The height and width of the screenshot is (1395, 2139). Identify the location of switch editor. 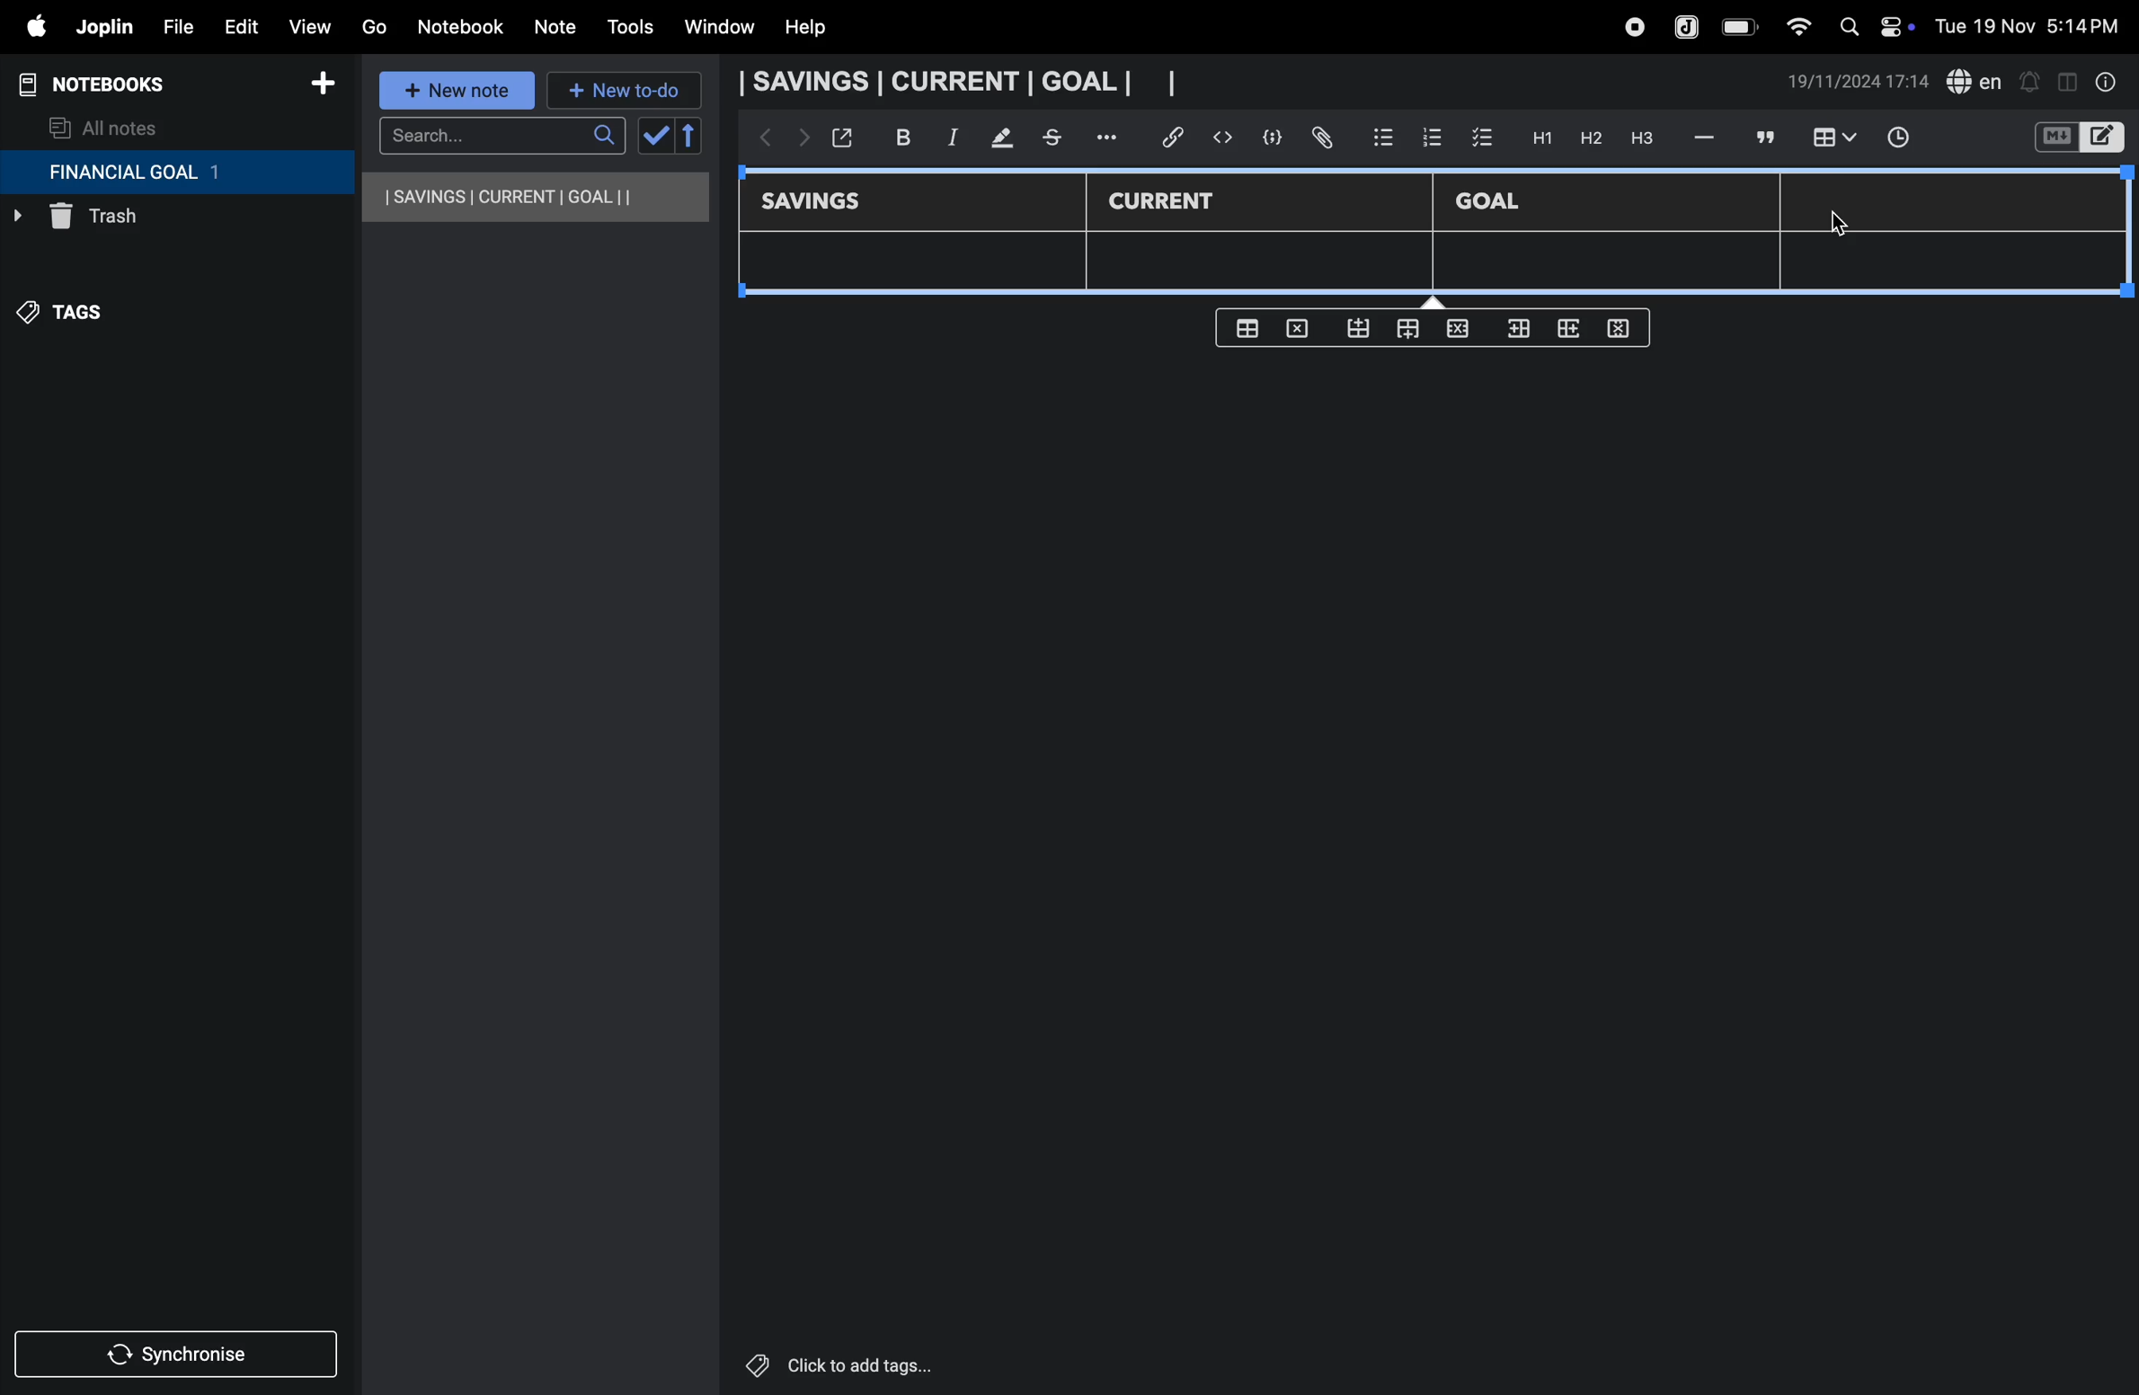
(2077, 138).